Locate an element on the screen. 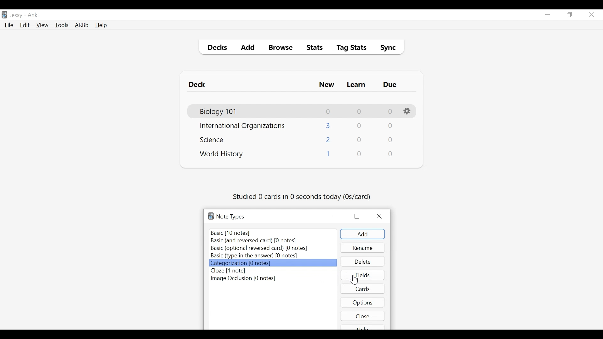  minimize is located at coordinates (336, 217).